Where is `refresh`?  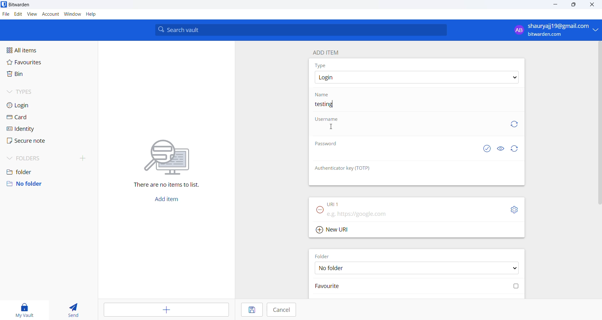 refresh is located at coordinates (515, 149).